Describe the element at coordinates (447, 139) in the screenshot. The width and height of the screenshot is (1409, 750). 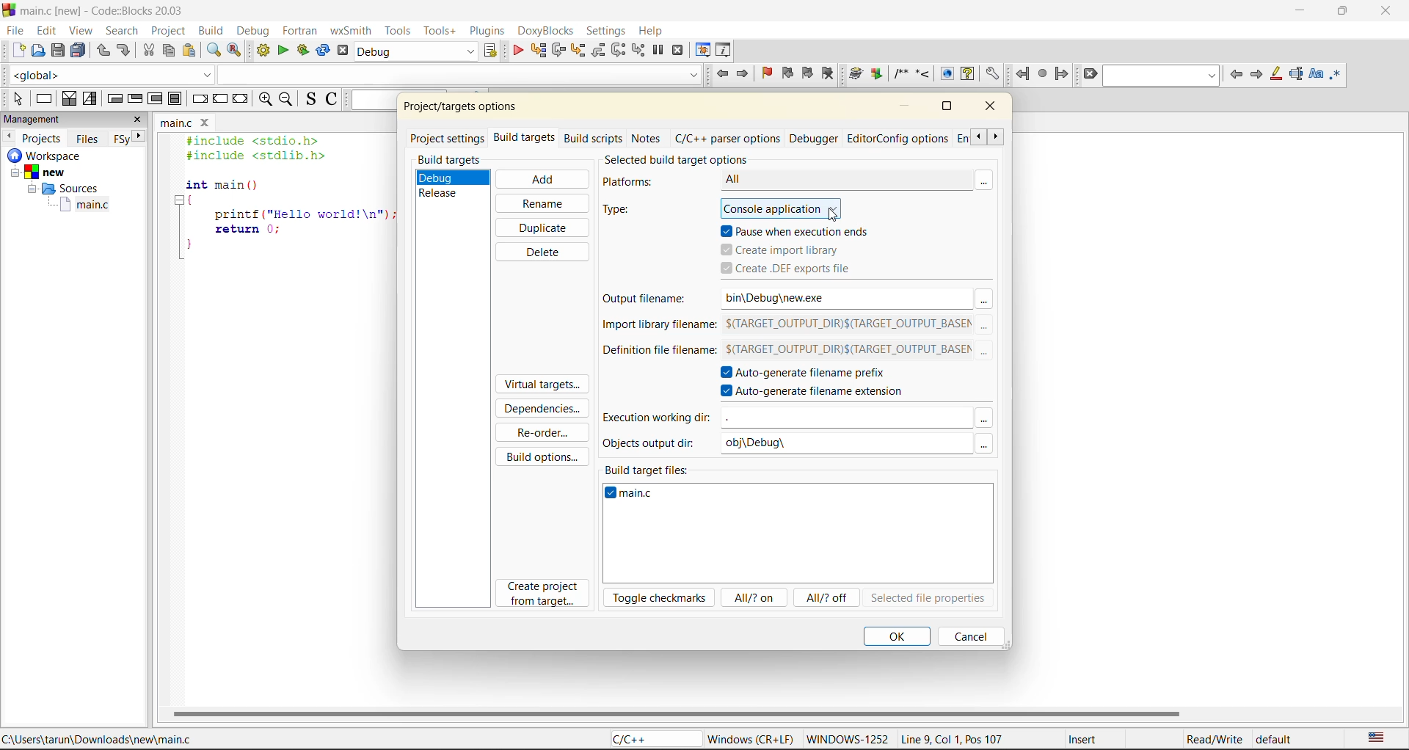
I see `project settings` at that location.